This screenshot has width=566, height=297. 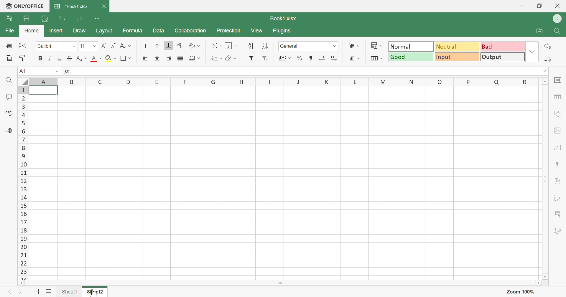 What do you see at coordinates (235, 58) in the screenshot?
I see `Drop Down` at bounding box center [235, 58].